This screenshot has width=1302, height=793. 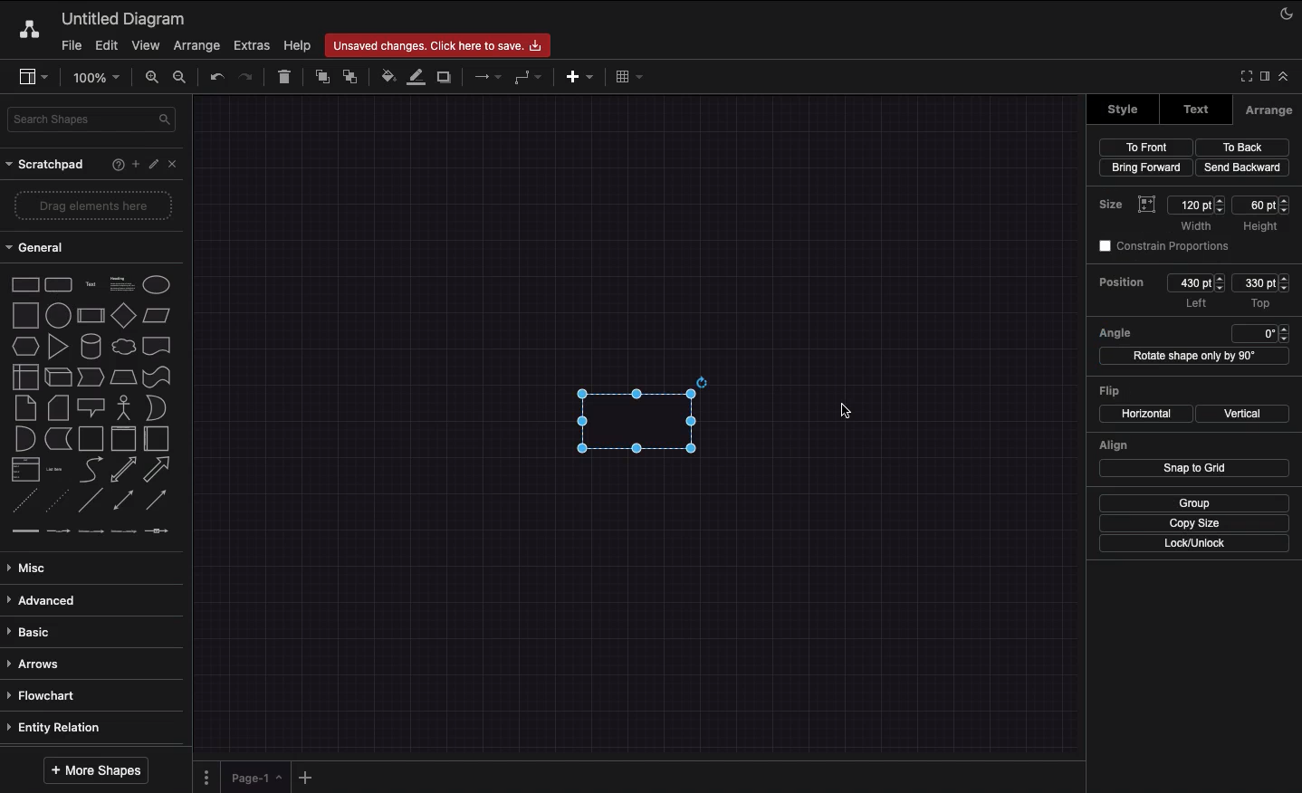 What do you see at coordinates (485, 77) in the screenshot?
I see `Connection ` at bounding box center [485, 77].